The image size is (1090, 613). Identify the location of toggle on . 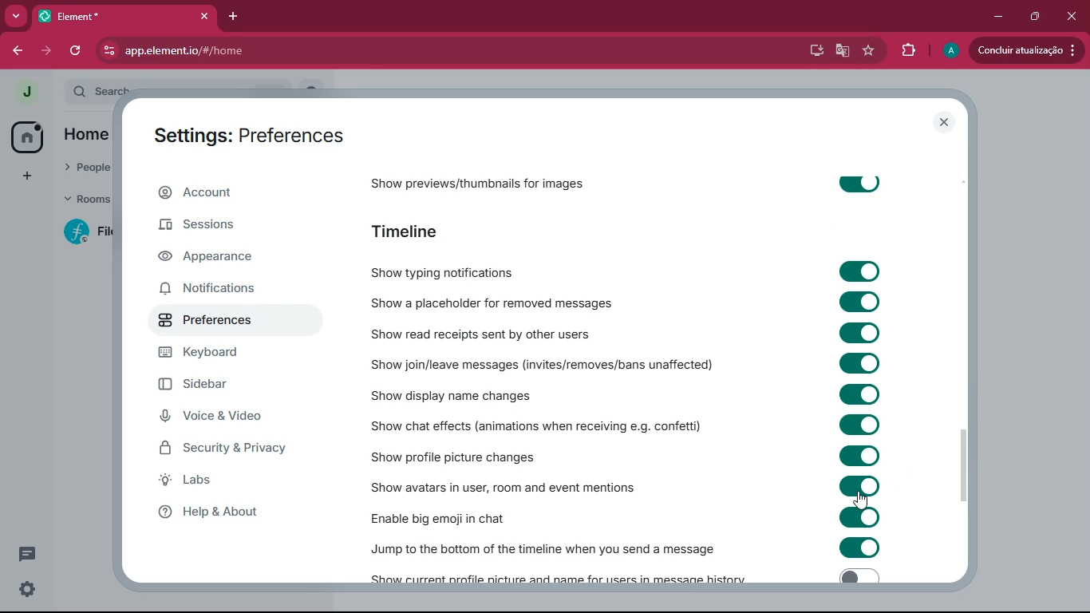
(863, 363).